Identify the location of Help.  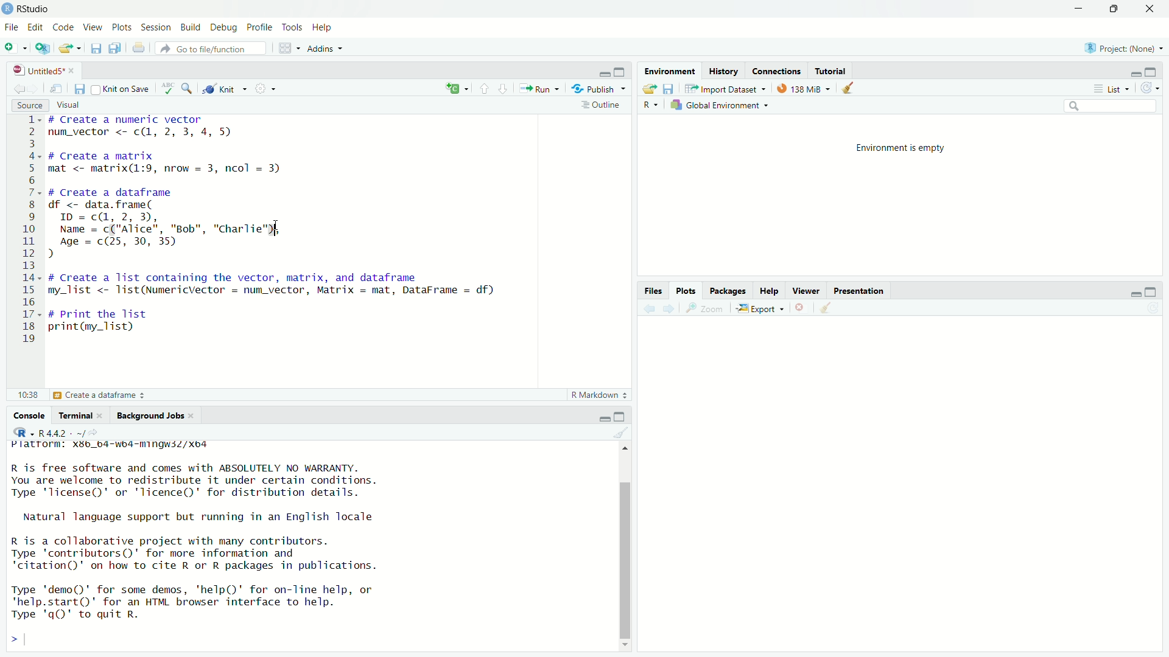
(323, 28).